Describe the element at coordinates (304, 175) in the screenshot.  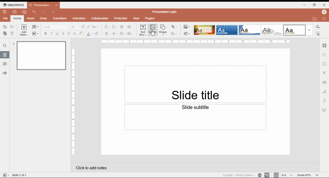
I see `zoom in/zoom out` at that location.